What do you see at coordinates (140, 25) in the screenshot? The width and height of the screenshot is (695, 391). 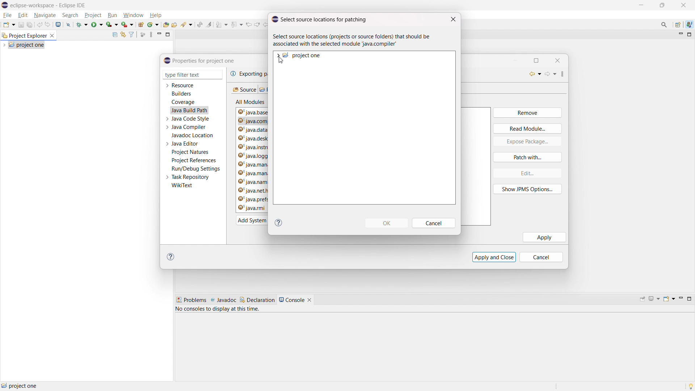 I see `new java project` at bounding box center [140, 25].